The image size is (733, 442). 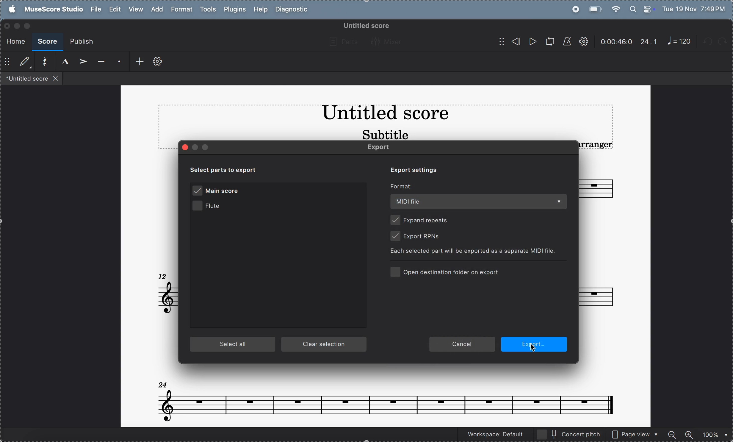 I want to click on concert pitch, so click(x=569, y=434).